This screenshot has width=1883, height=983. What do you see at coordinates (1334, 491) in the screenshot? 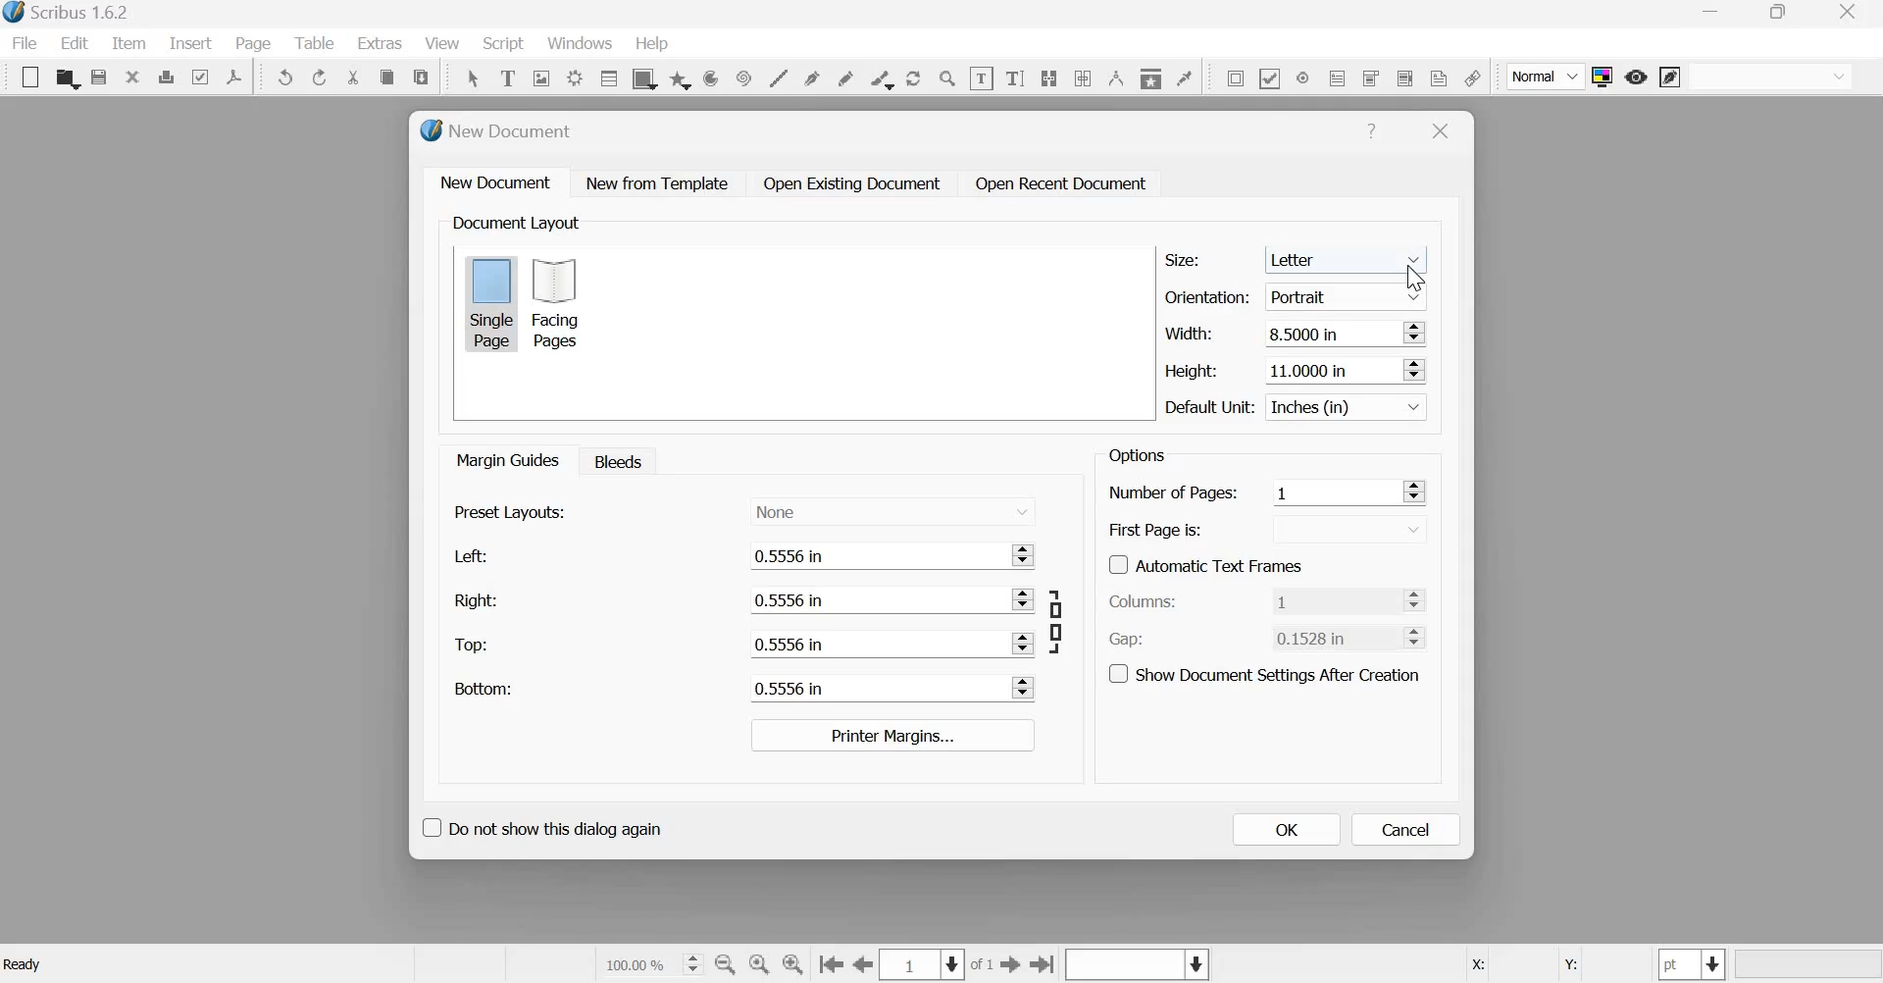
I see `1` at bounding box center [1334, 491].